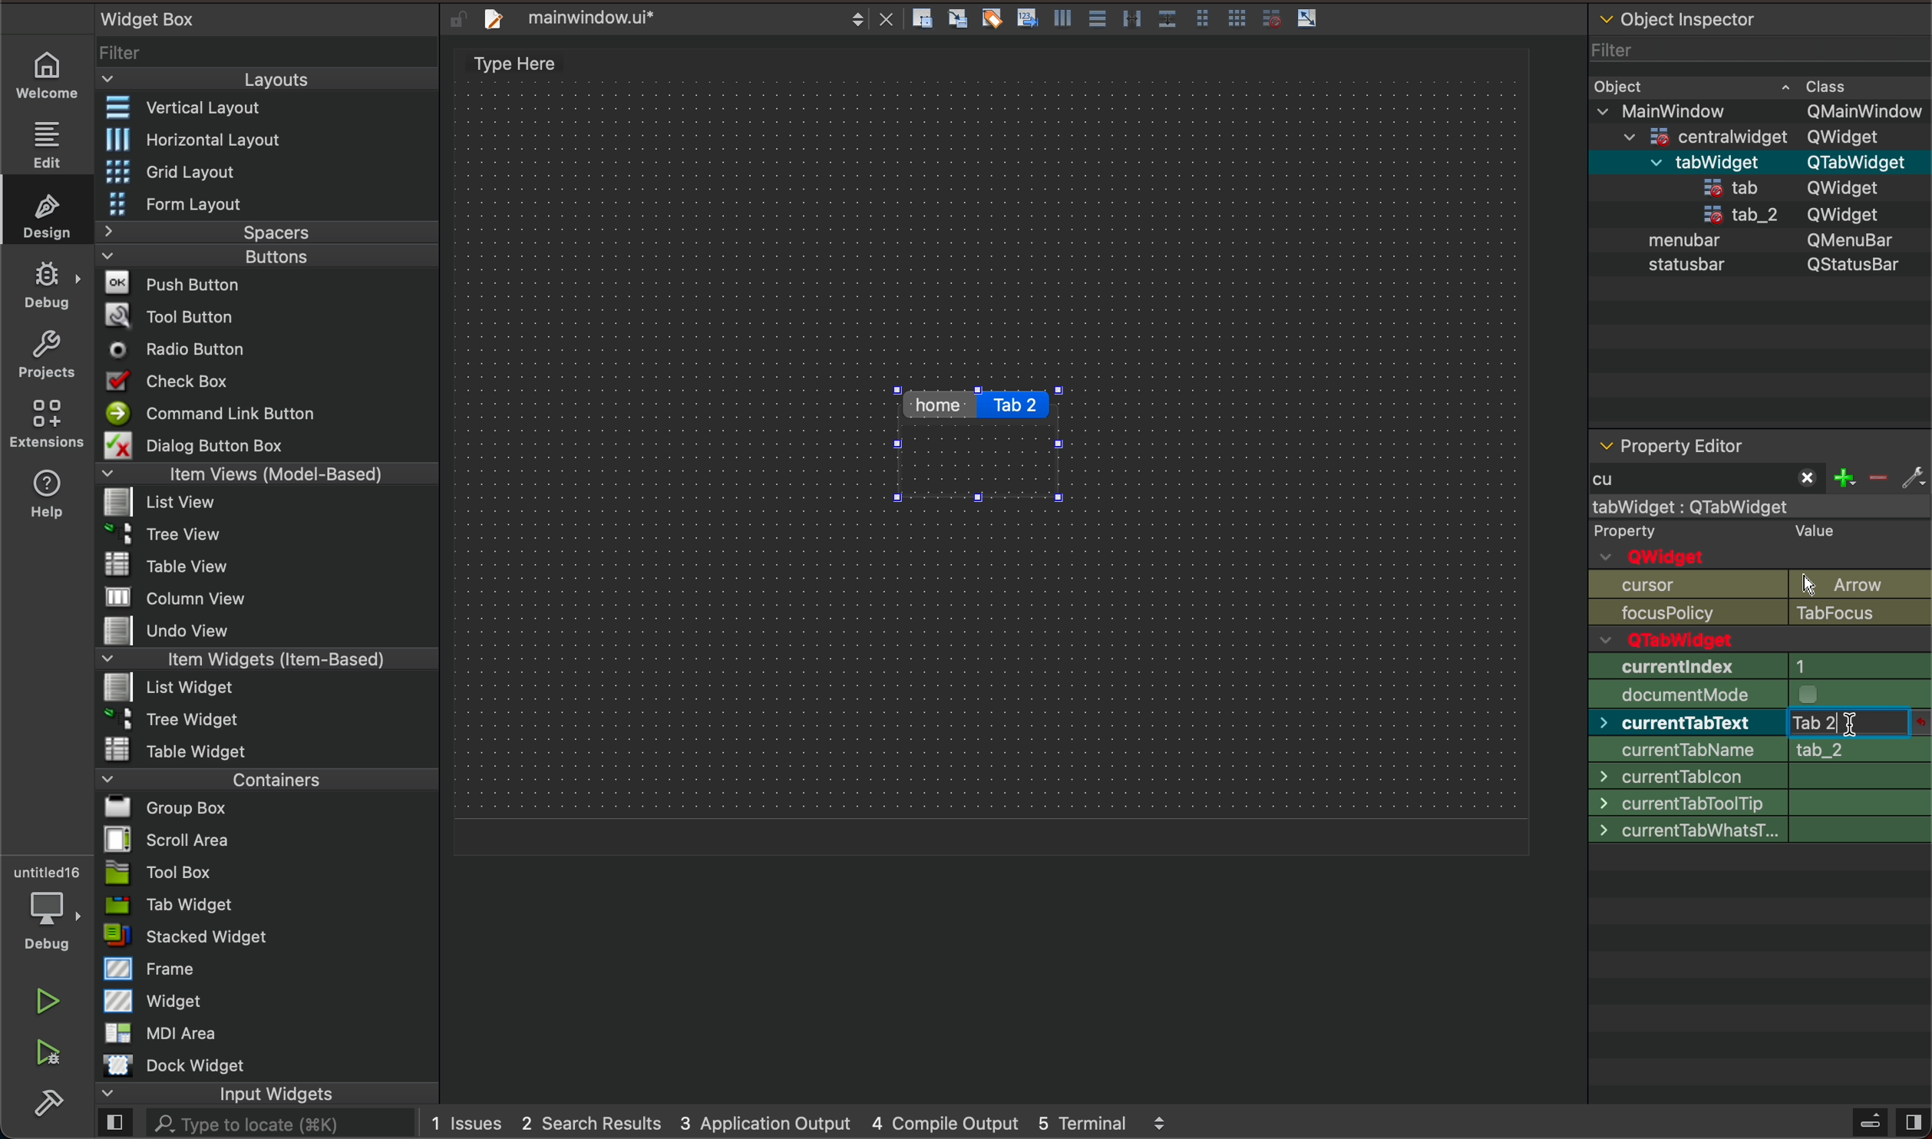 The width and height of the screenshot is (1932, 1139). Describe the element at coordinates (1760, 22) in the screenshot. I see `object inspector` at that location.